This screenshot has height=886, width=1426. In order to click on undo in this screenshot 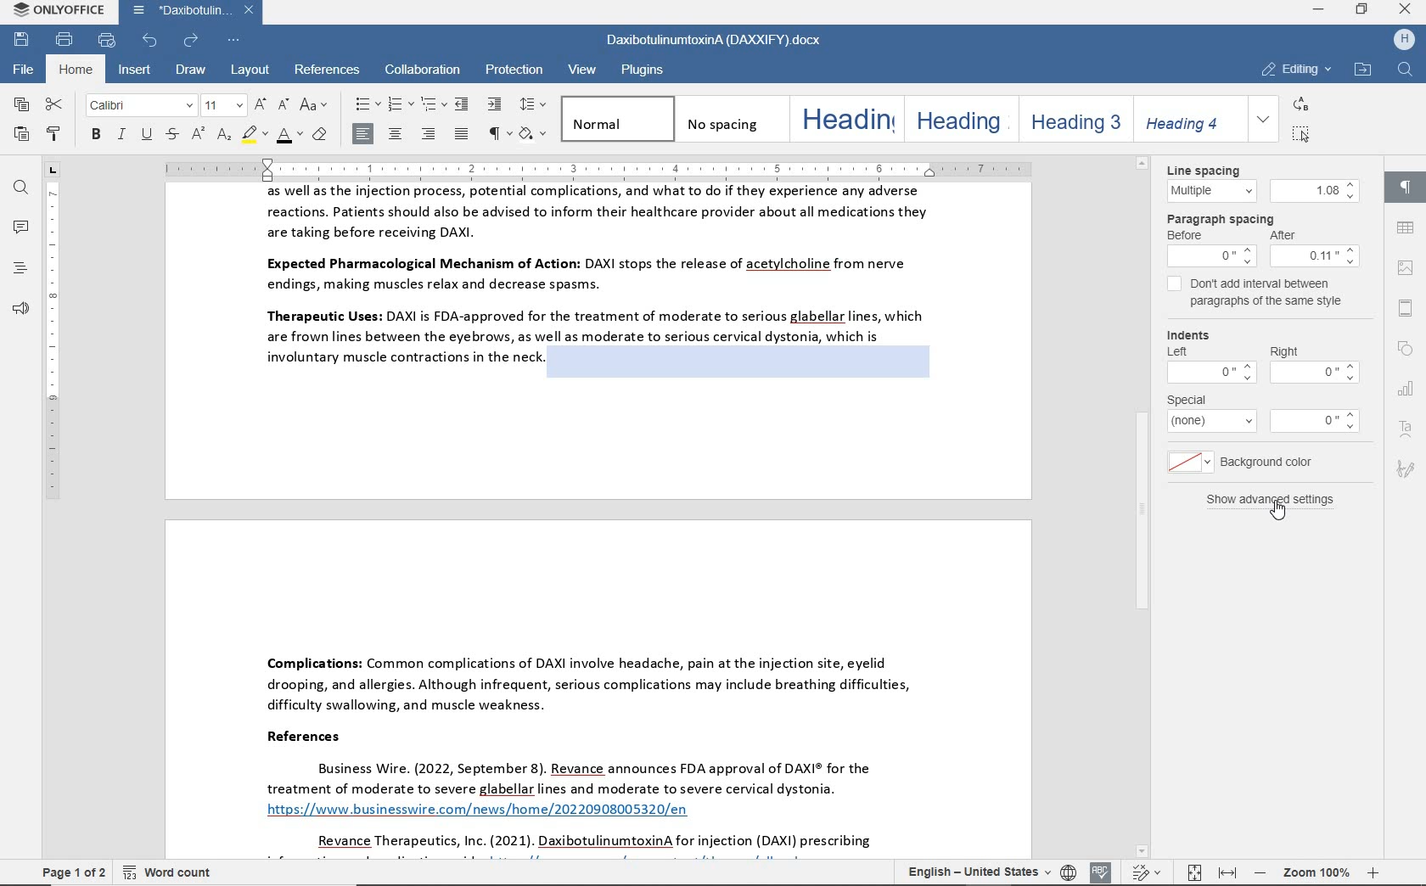, I will do `click(151, 40)`.